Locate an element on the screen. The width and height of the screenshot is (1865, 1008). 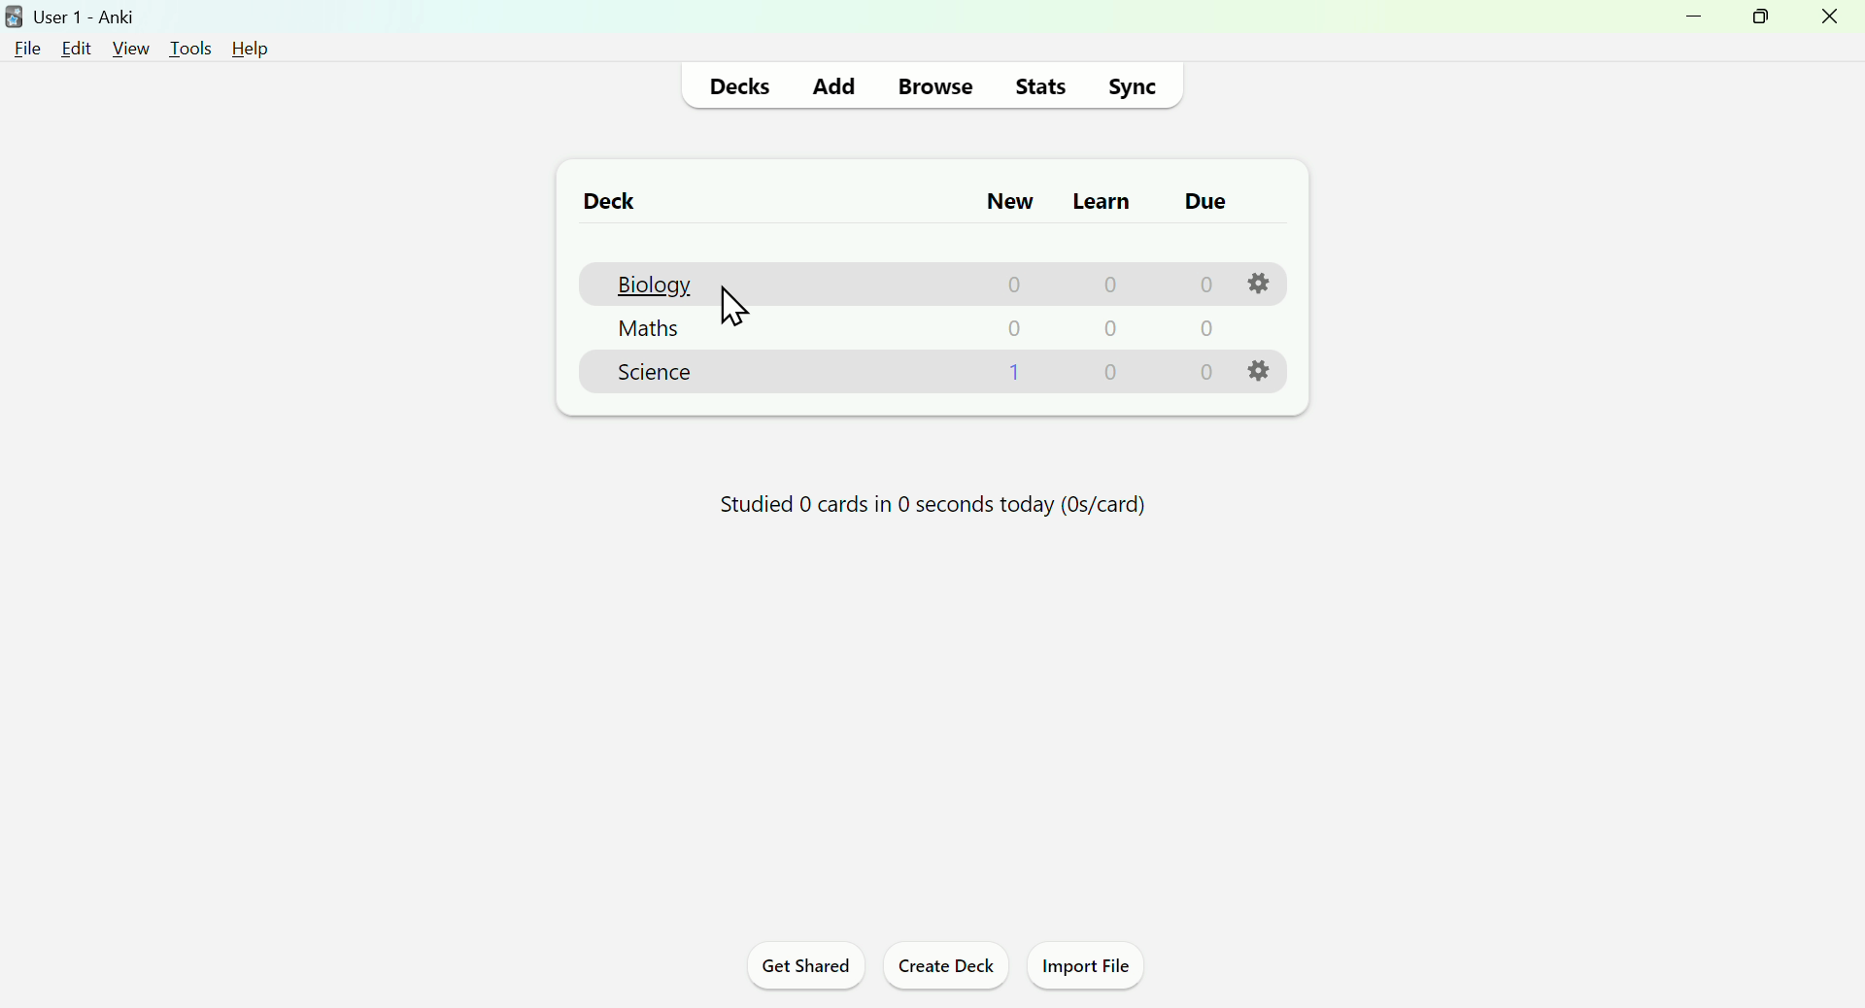
Biology is located at coordinates (651, 284).